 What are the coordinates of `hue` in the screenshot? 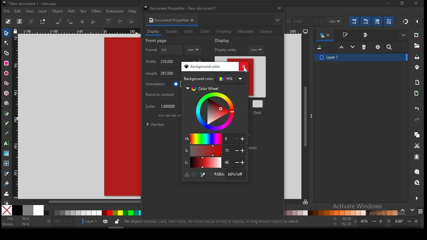 It's located at (215, 138).